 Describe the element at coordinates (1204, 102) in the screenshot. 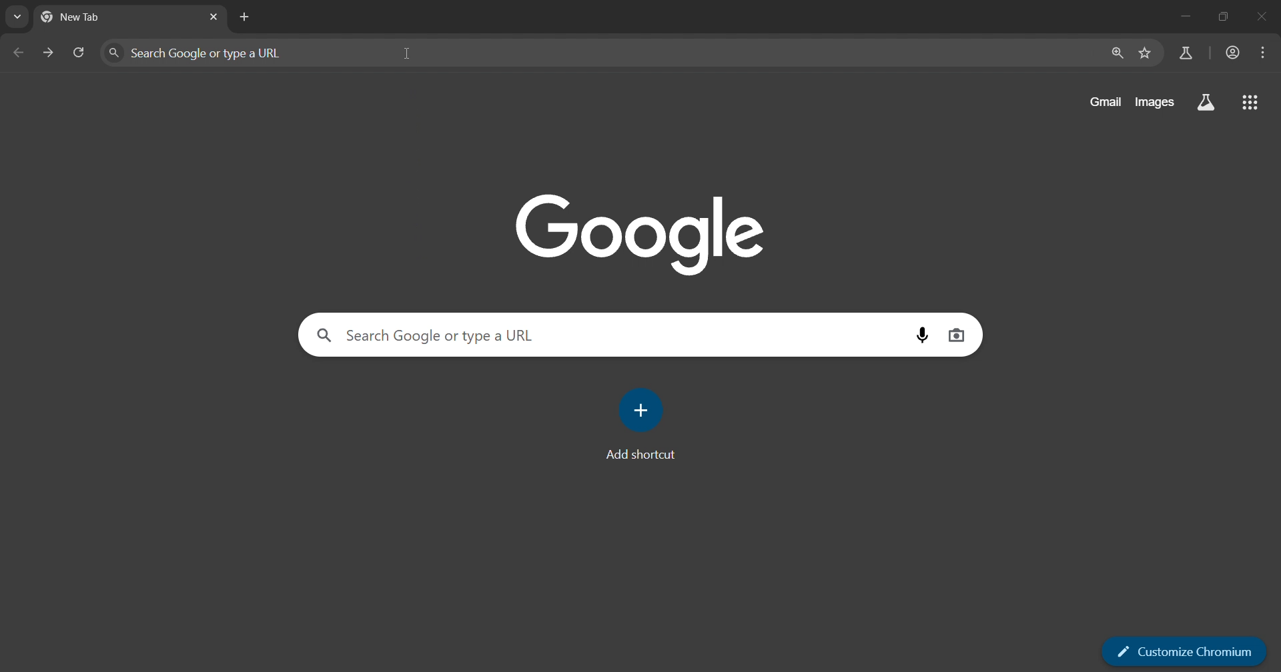

I see `search labs` at that location.